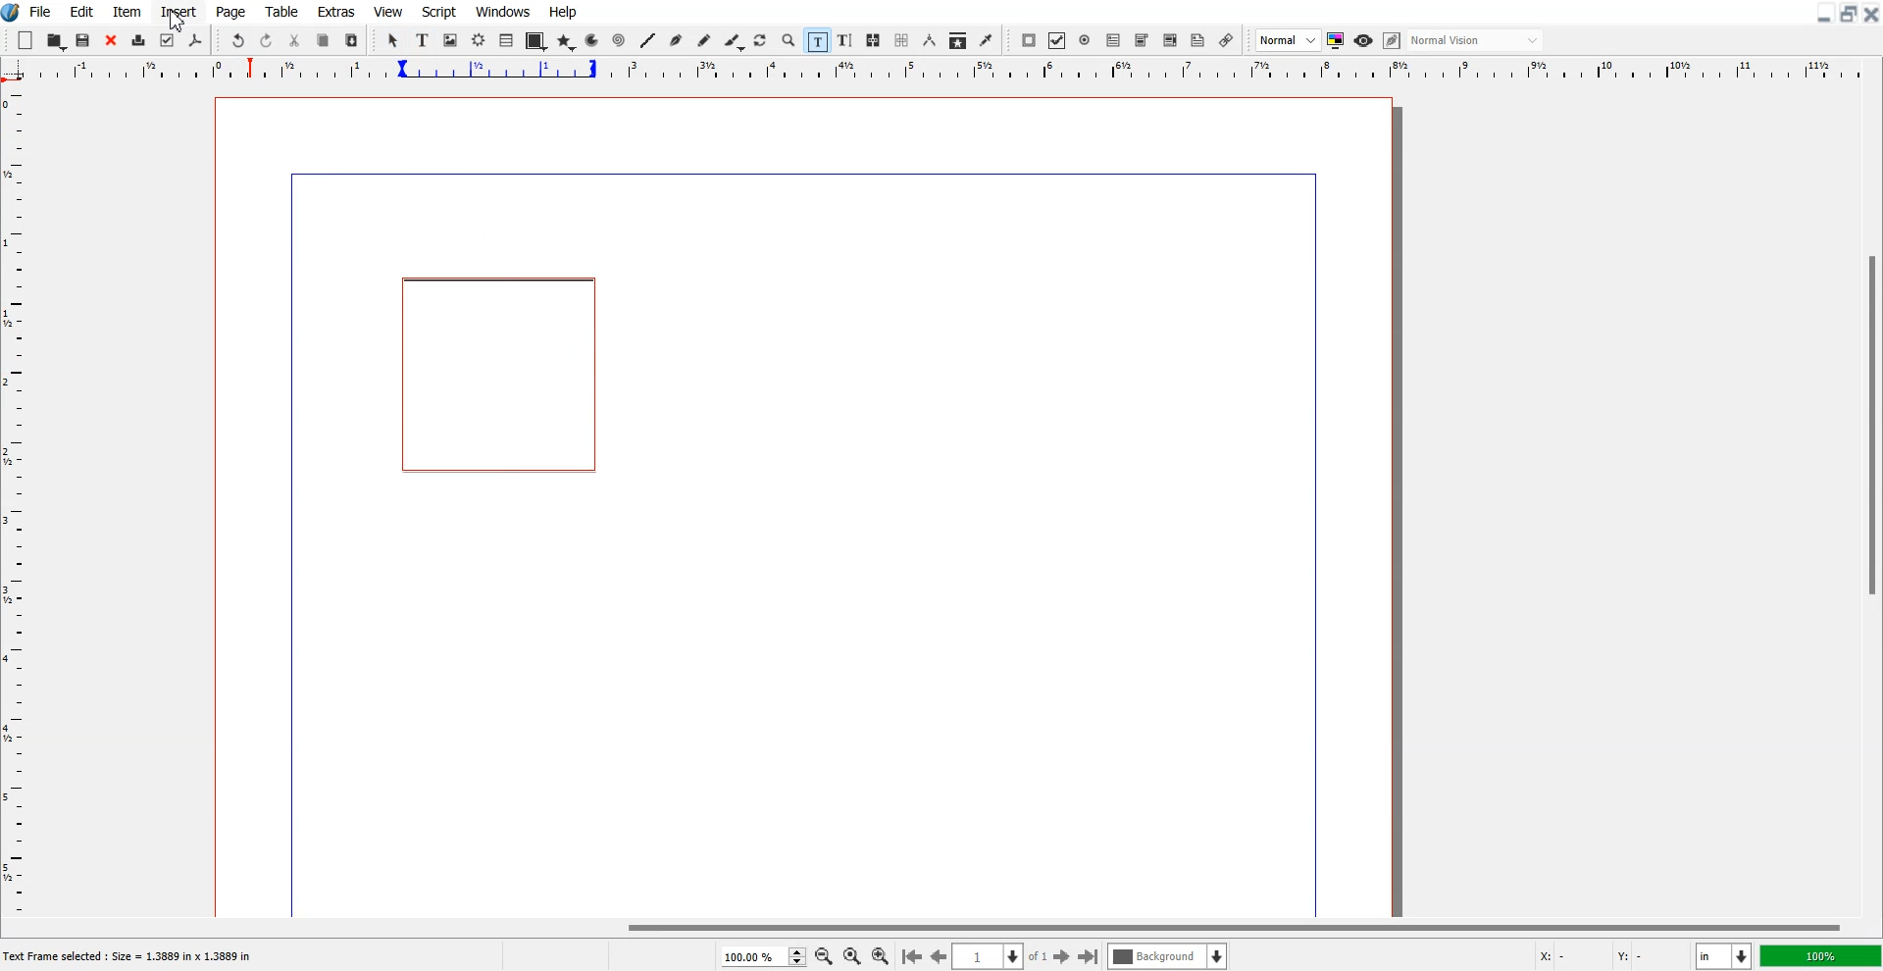 The image size is (1883, 971). I want to click on Maximize, so click(1850, 13).